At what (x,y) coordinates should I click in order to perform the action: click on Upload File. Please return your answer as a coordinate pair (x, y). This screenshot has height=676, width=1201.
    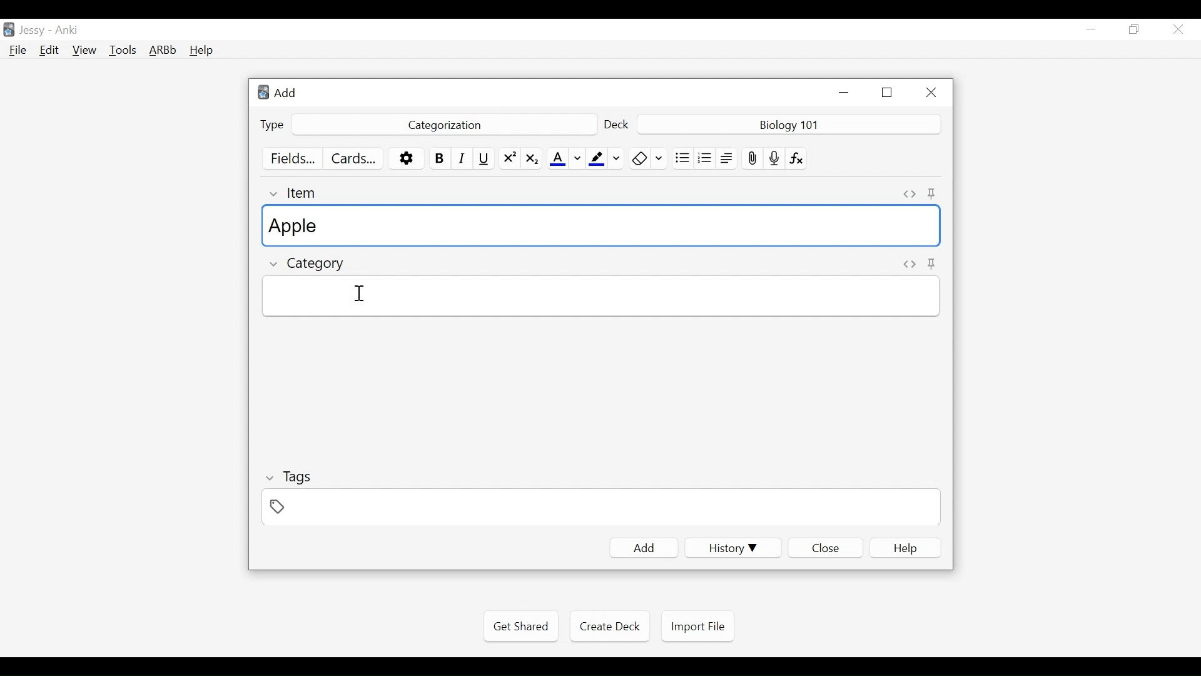
    Looking at the image, I should click on (752, 158).